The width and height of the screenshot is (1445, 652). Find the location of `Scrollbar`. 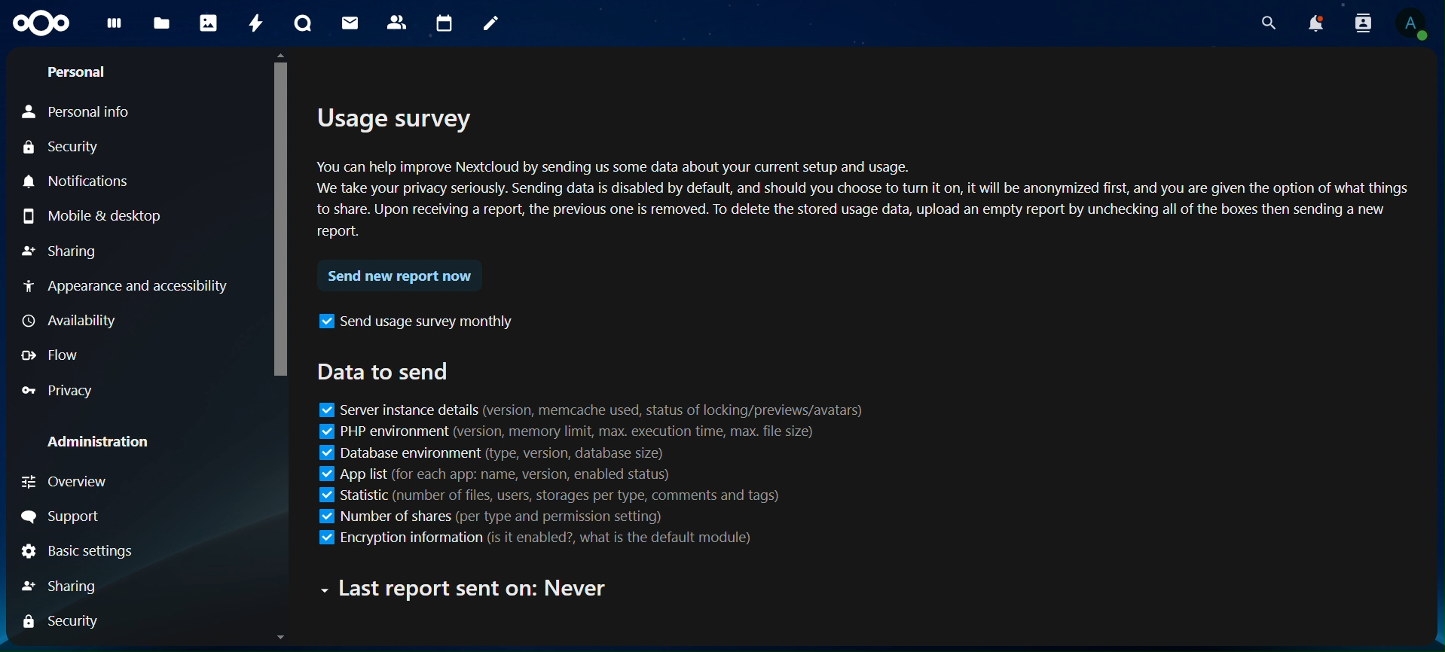

Scrollbar is located at coordinates (283, 349).